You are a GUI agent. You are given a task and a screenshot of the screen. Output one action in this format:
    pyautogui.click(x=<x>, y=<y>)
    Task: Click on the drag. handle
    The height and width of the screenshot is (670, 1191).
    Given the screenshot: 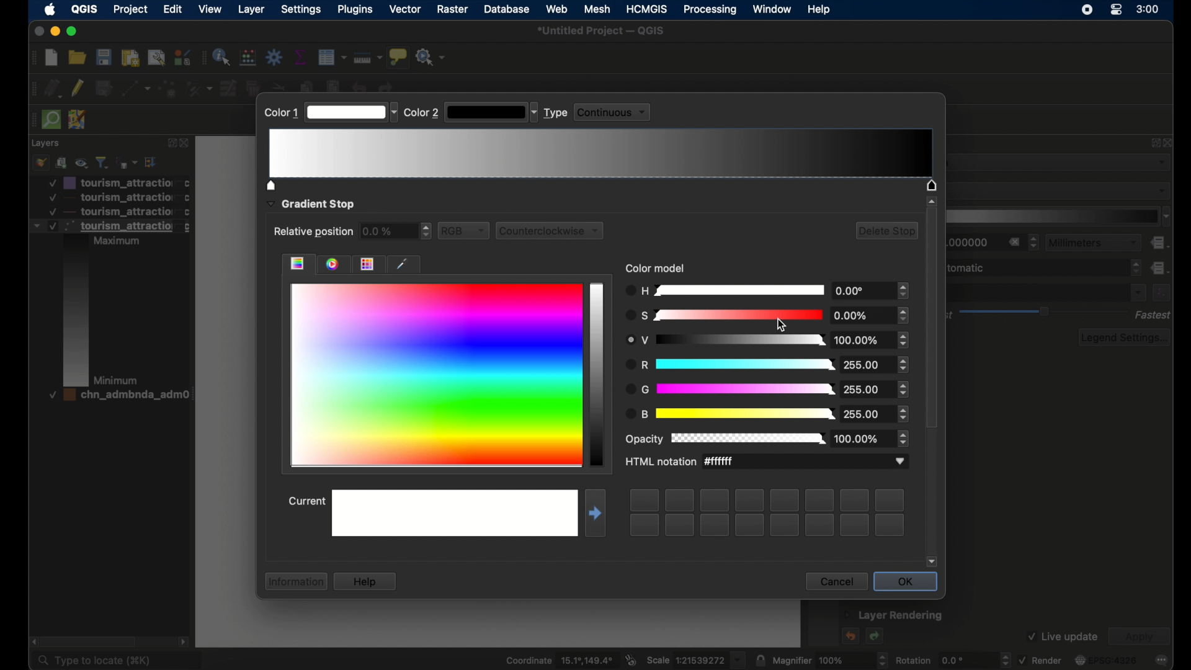 What is the action you would take?
    pyautogui.click(x=201, y=58)
    